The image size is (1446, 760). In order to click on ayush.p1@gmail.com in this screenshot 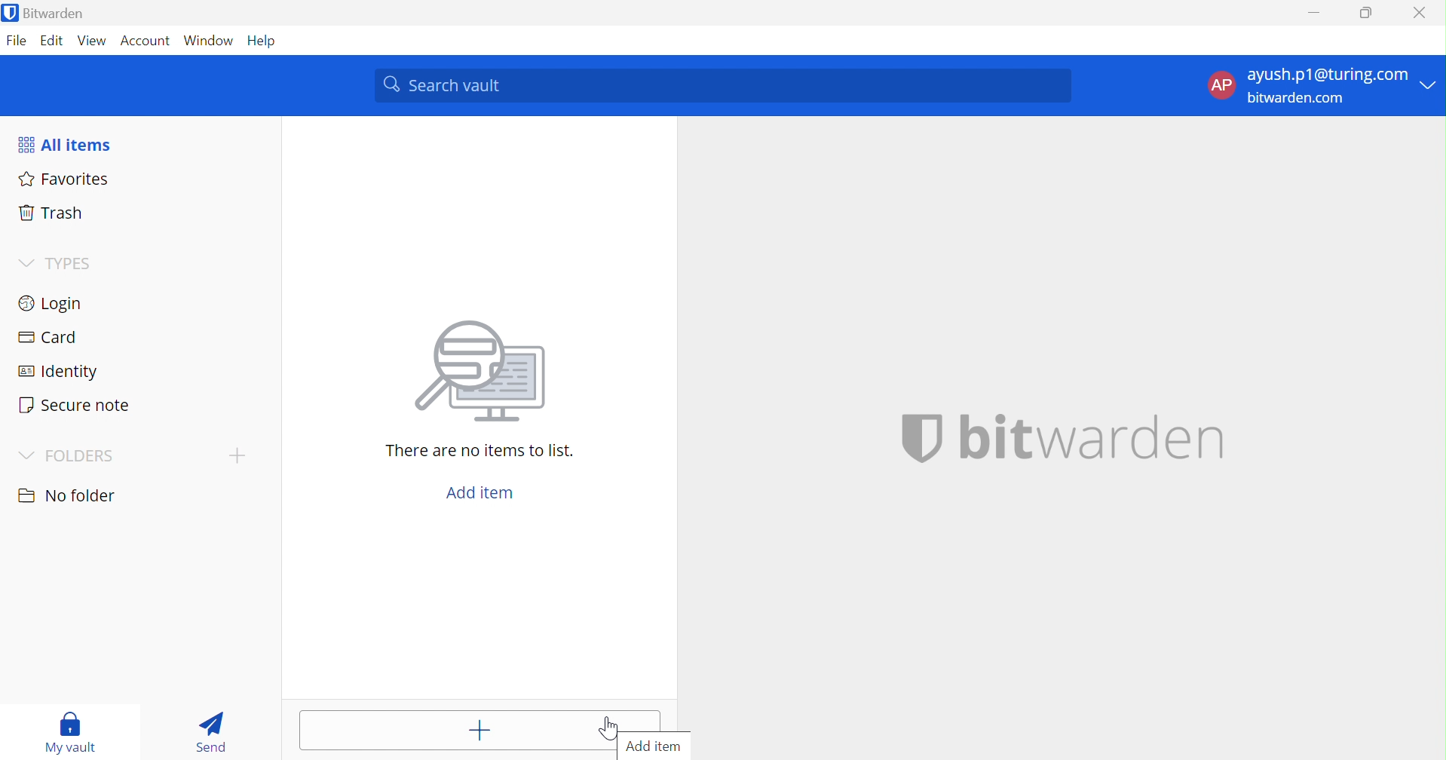, I will do `click(1325, 77)`.